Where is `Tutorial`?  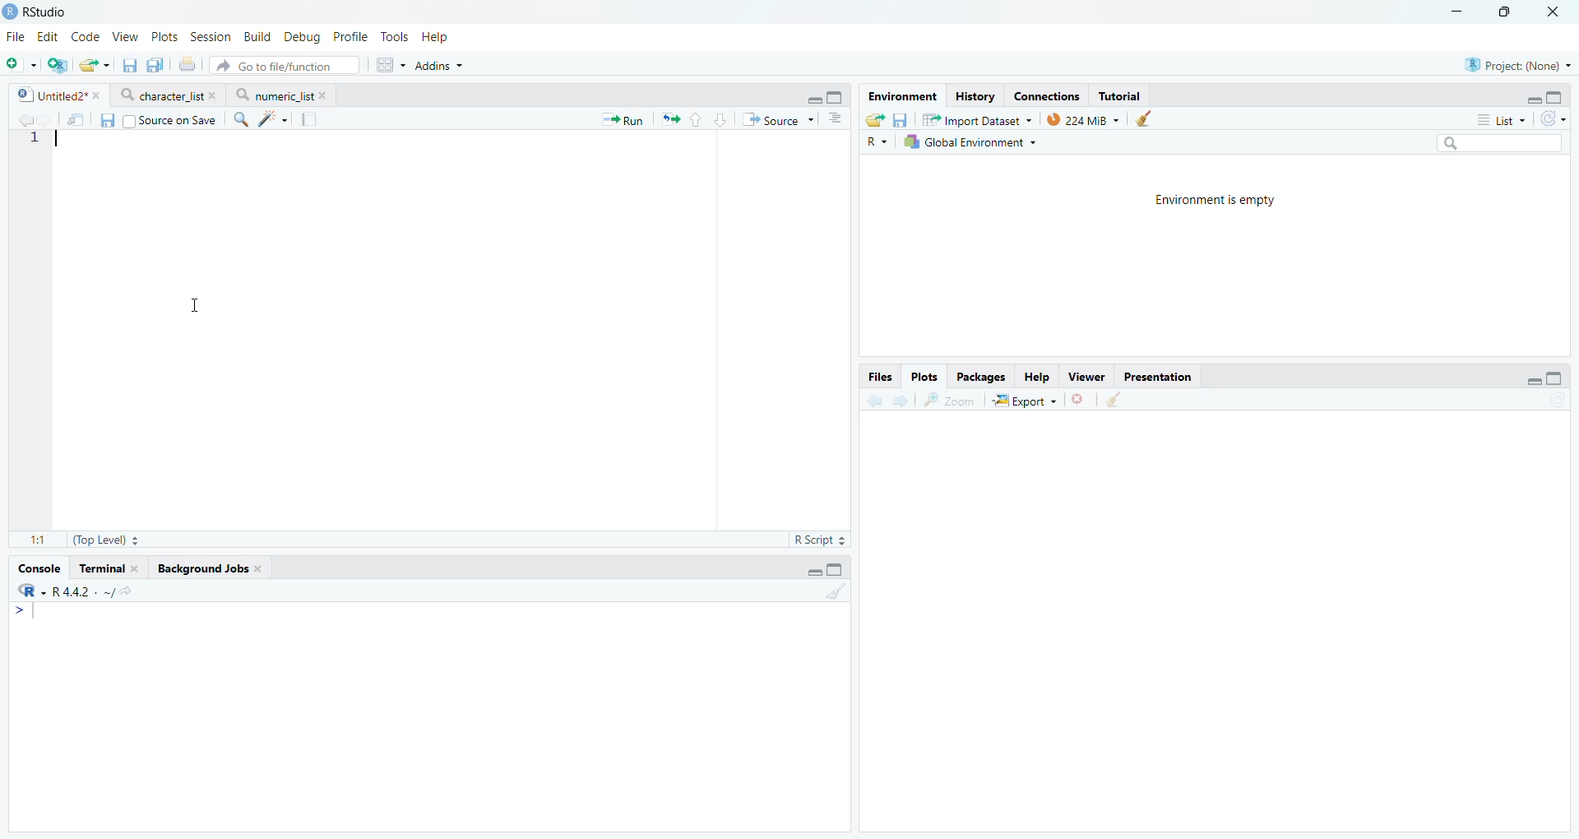 Tutorial is located at coordinates (1120, 96).